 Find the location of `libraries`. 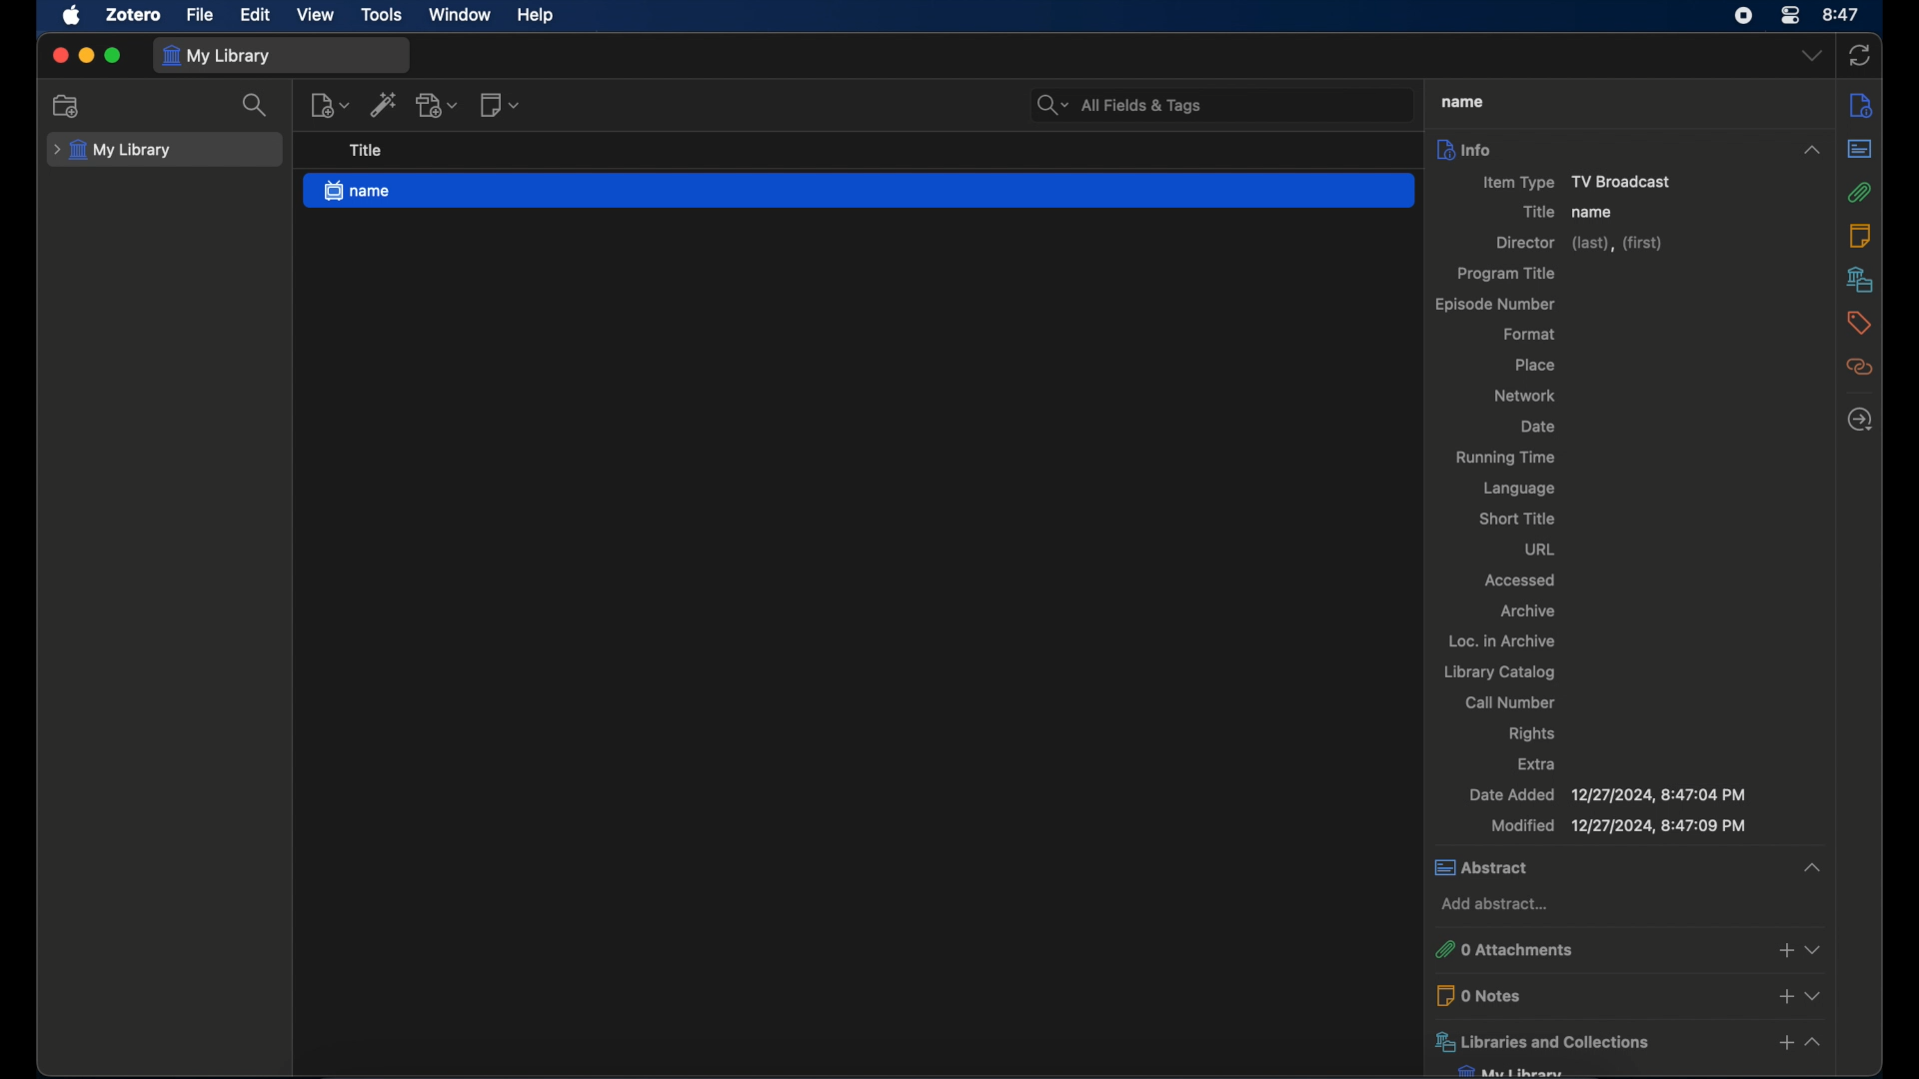

libraries is located at coordinates (1859, 279).